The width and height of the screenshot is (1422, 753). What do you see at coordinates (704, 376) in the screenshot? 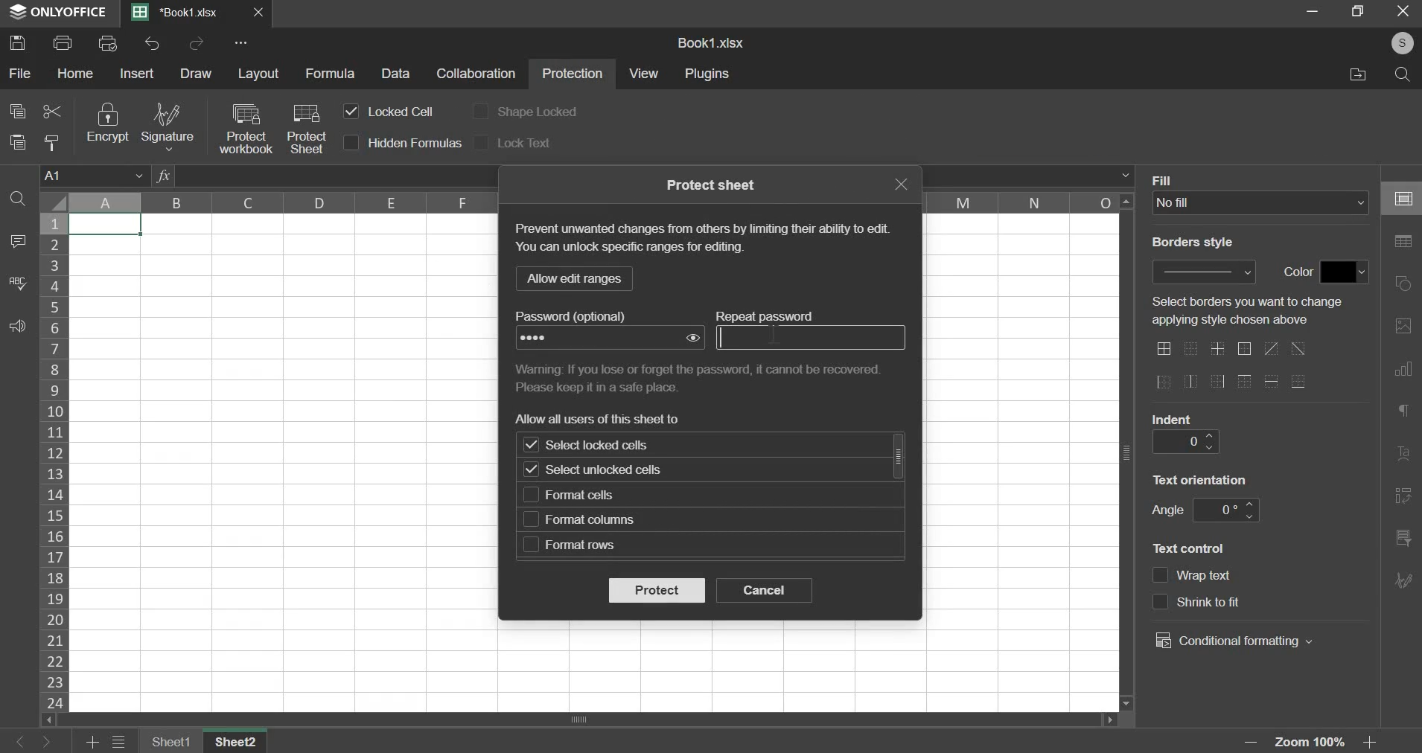
I see `text` at bounding box center [704, 376].